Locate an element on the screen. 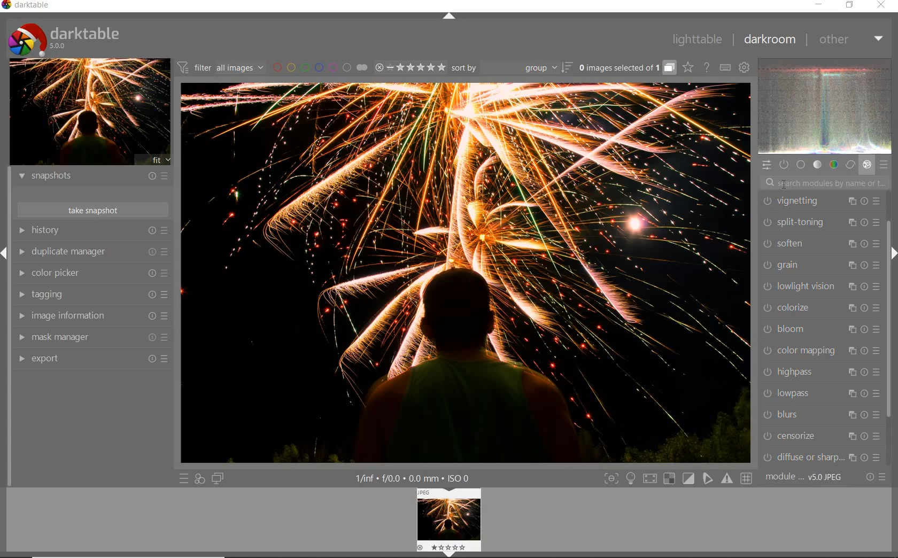 The height and width of the screenshot is (558, 898). sort is located at coordinates (511, 68).